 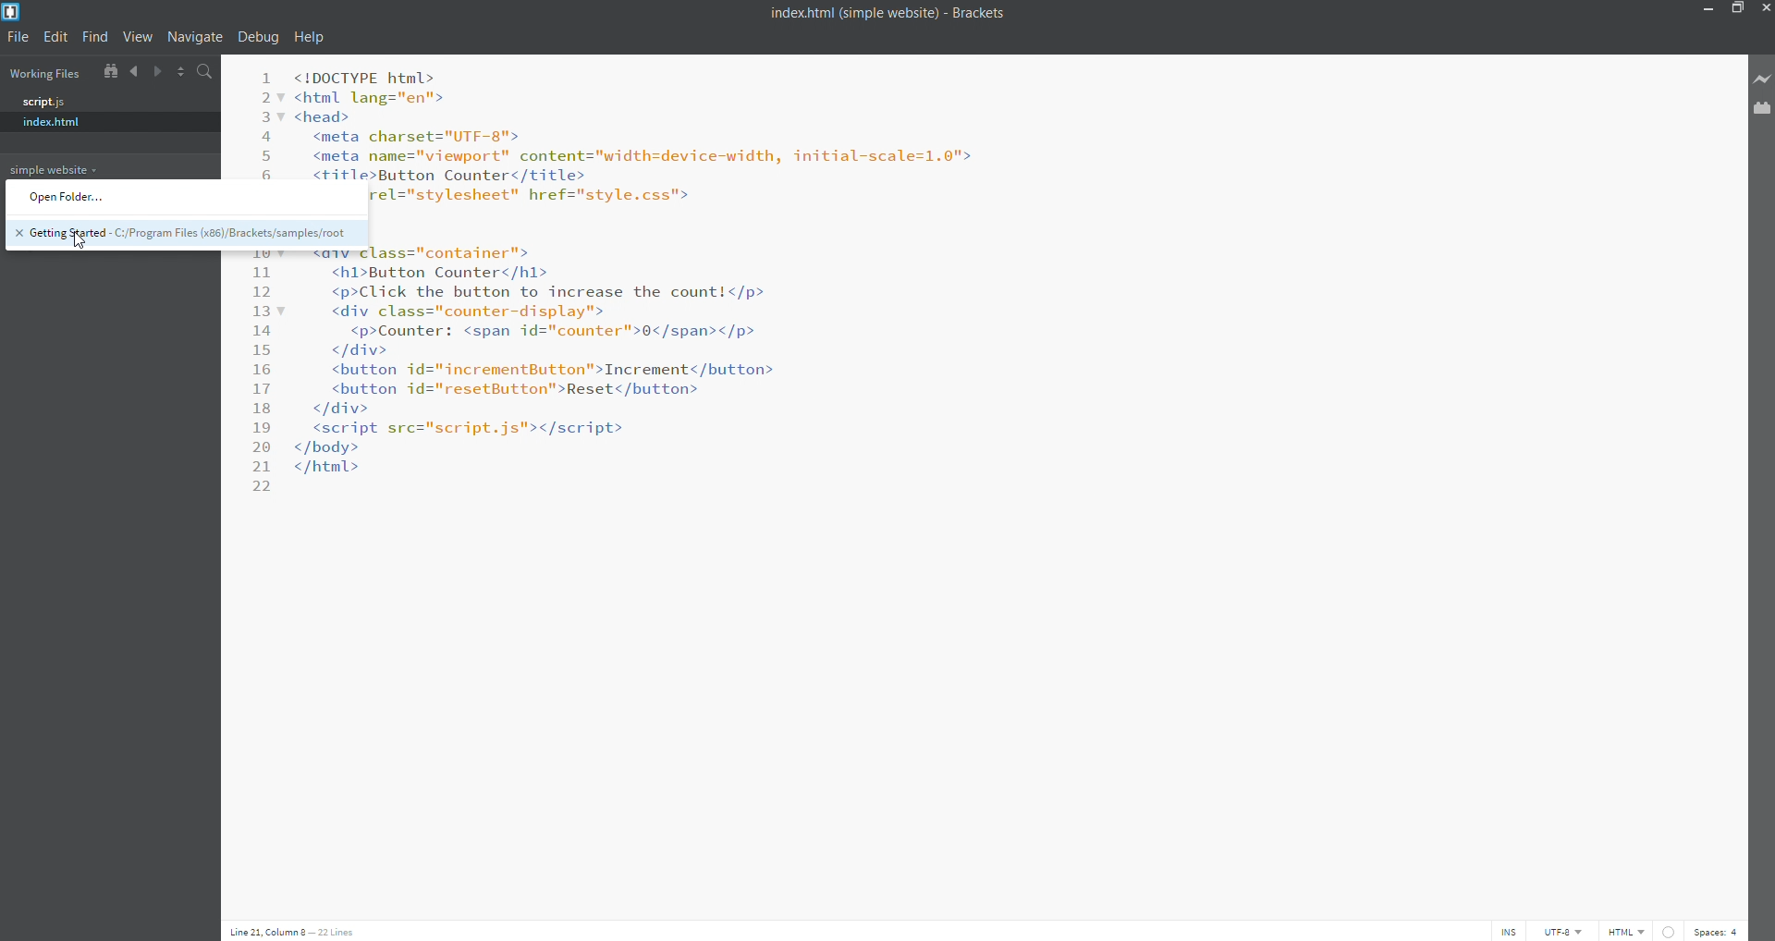 What do you see at coordinates (1671, 931) in the screenshot?
I see `linter check` at bounding box center [1671, 931].